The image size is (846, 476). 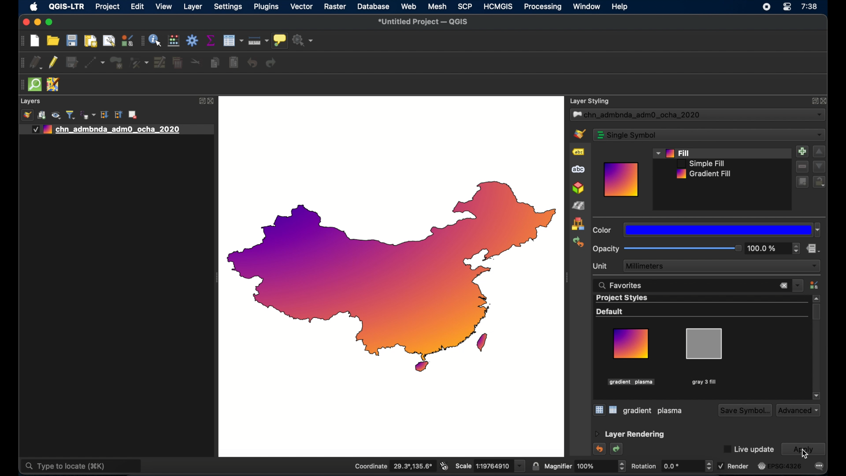 What do you see at coordinates (193, 7) in the screenshot?
I see `layer` at bounding box center [193, 7].